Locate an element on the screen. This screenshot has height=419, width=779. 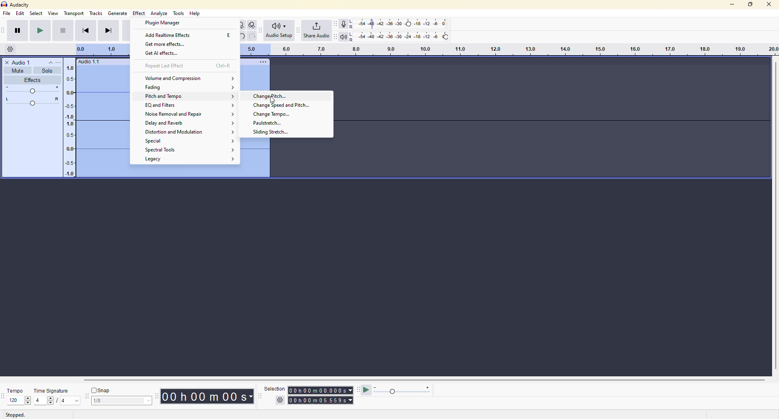
drop down is located at coordinates (77, 401).